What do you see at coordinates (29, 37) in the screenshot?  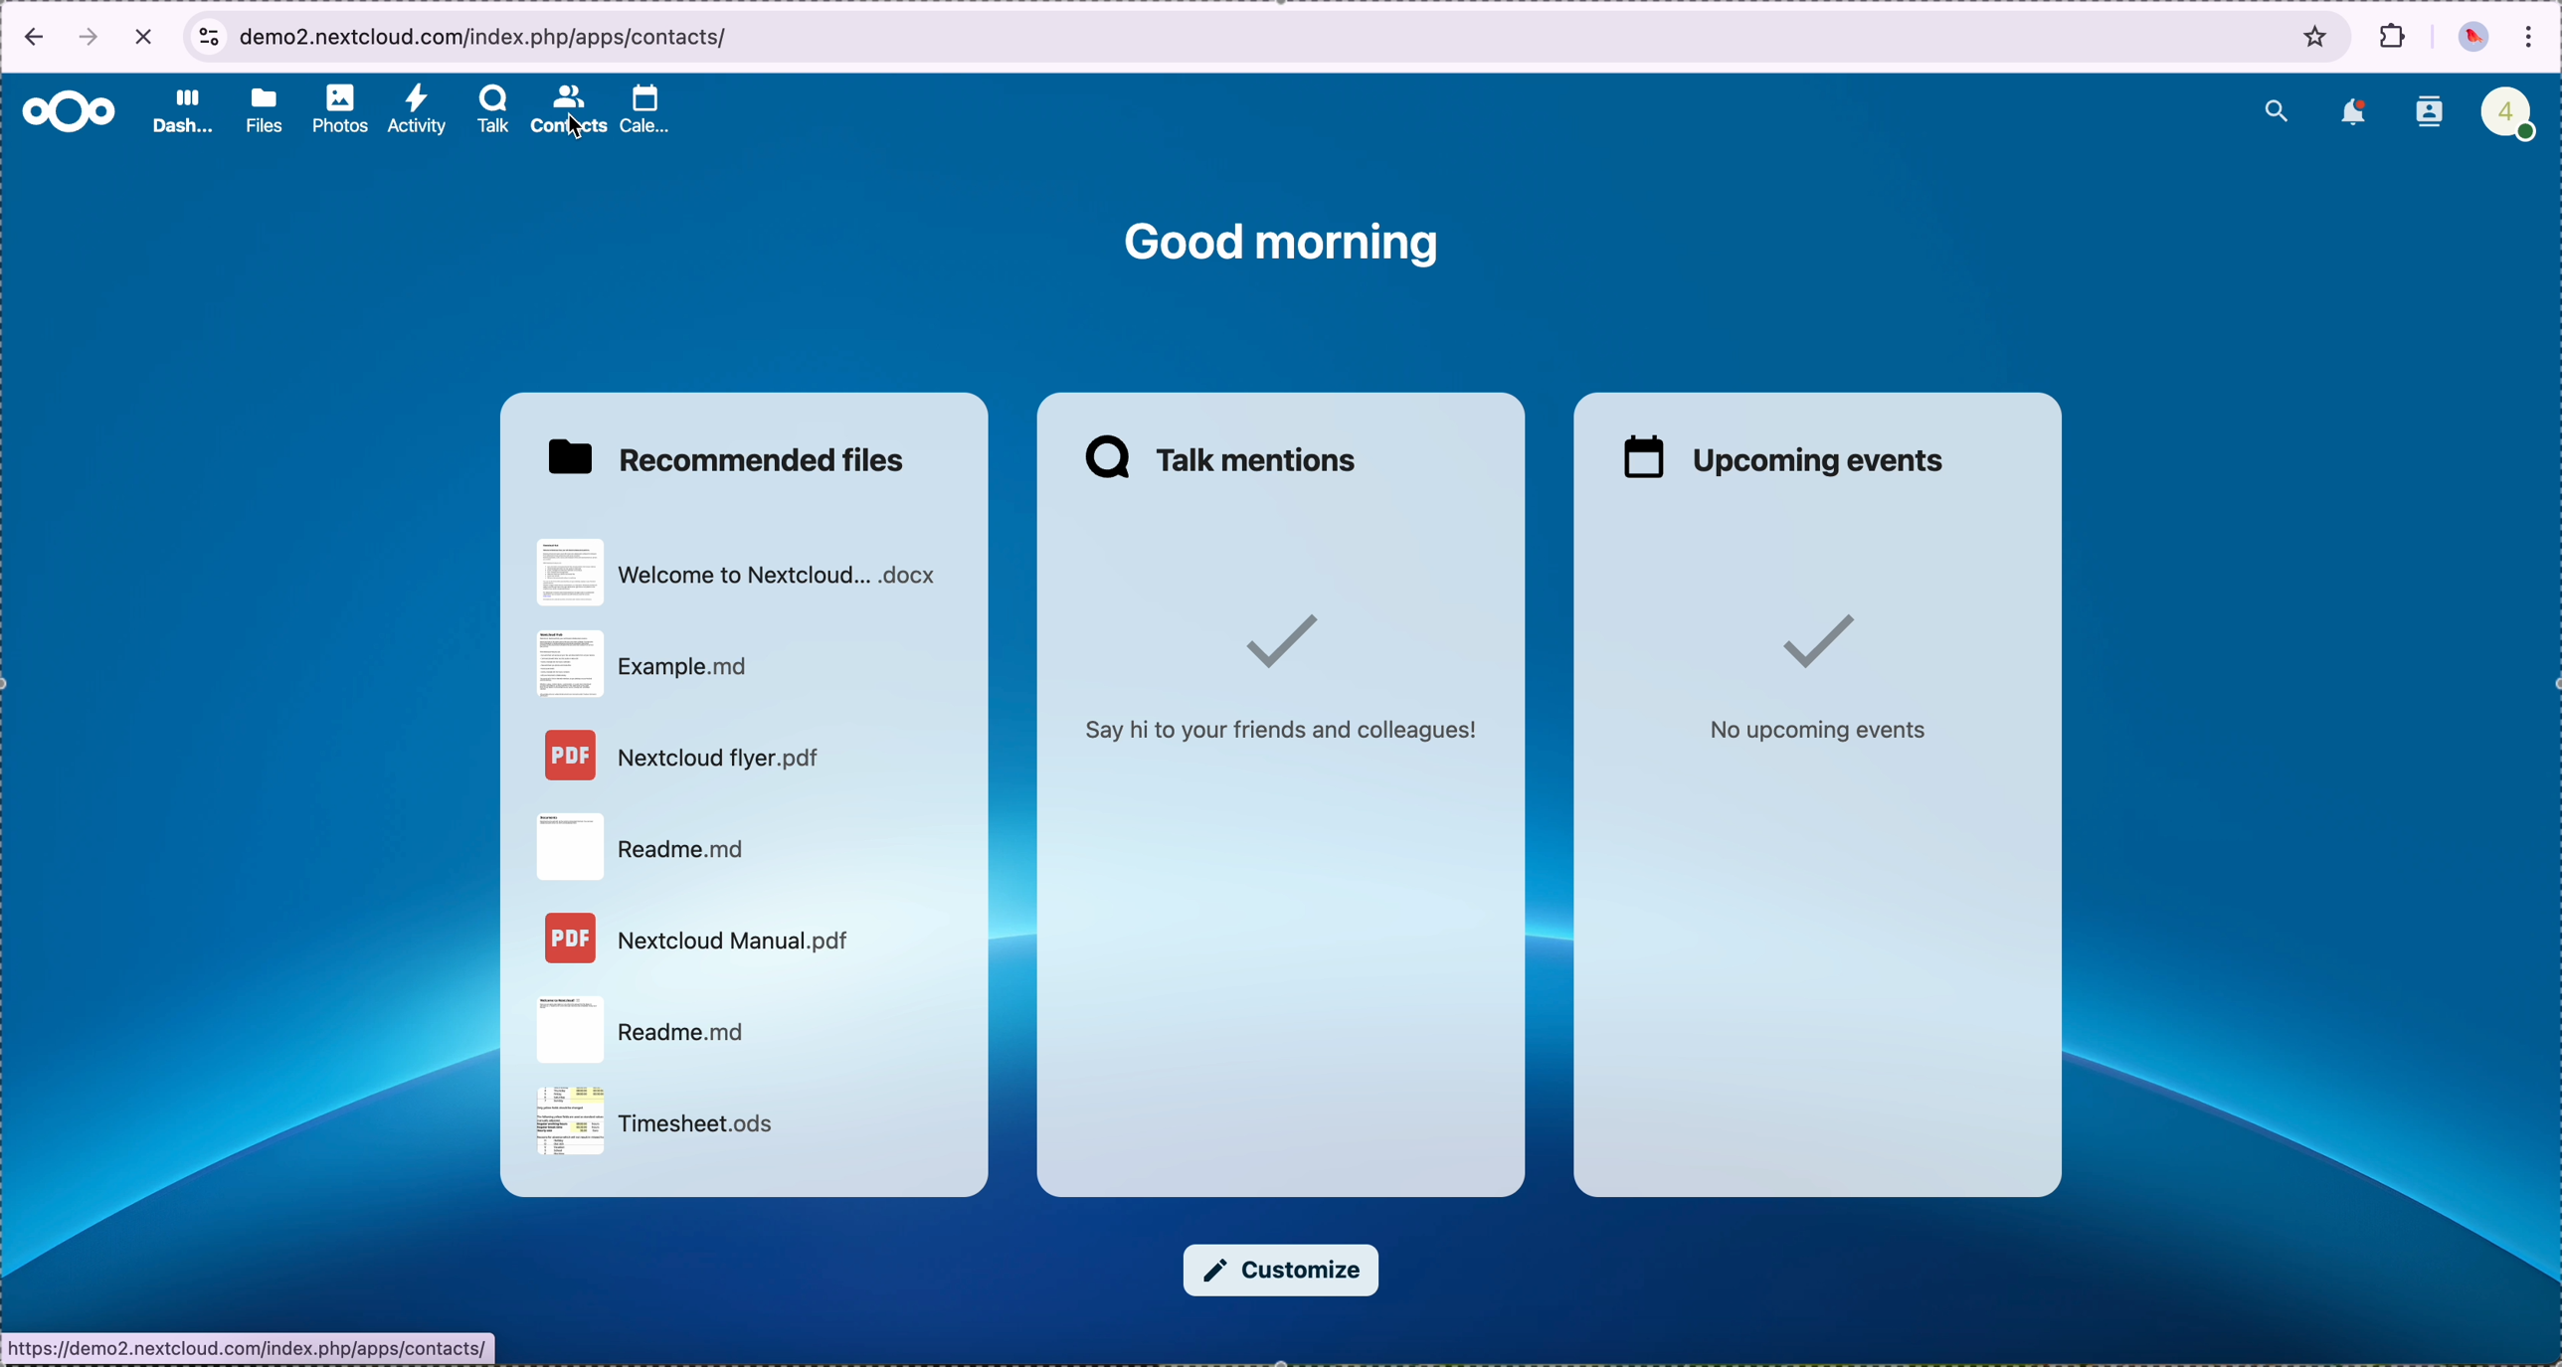 I see `navigate back` at bounding box center [29, 37].